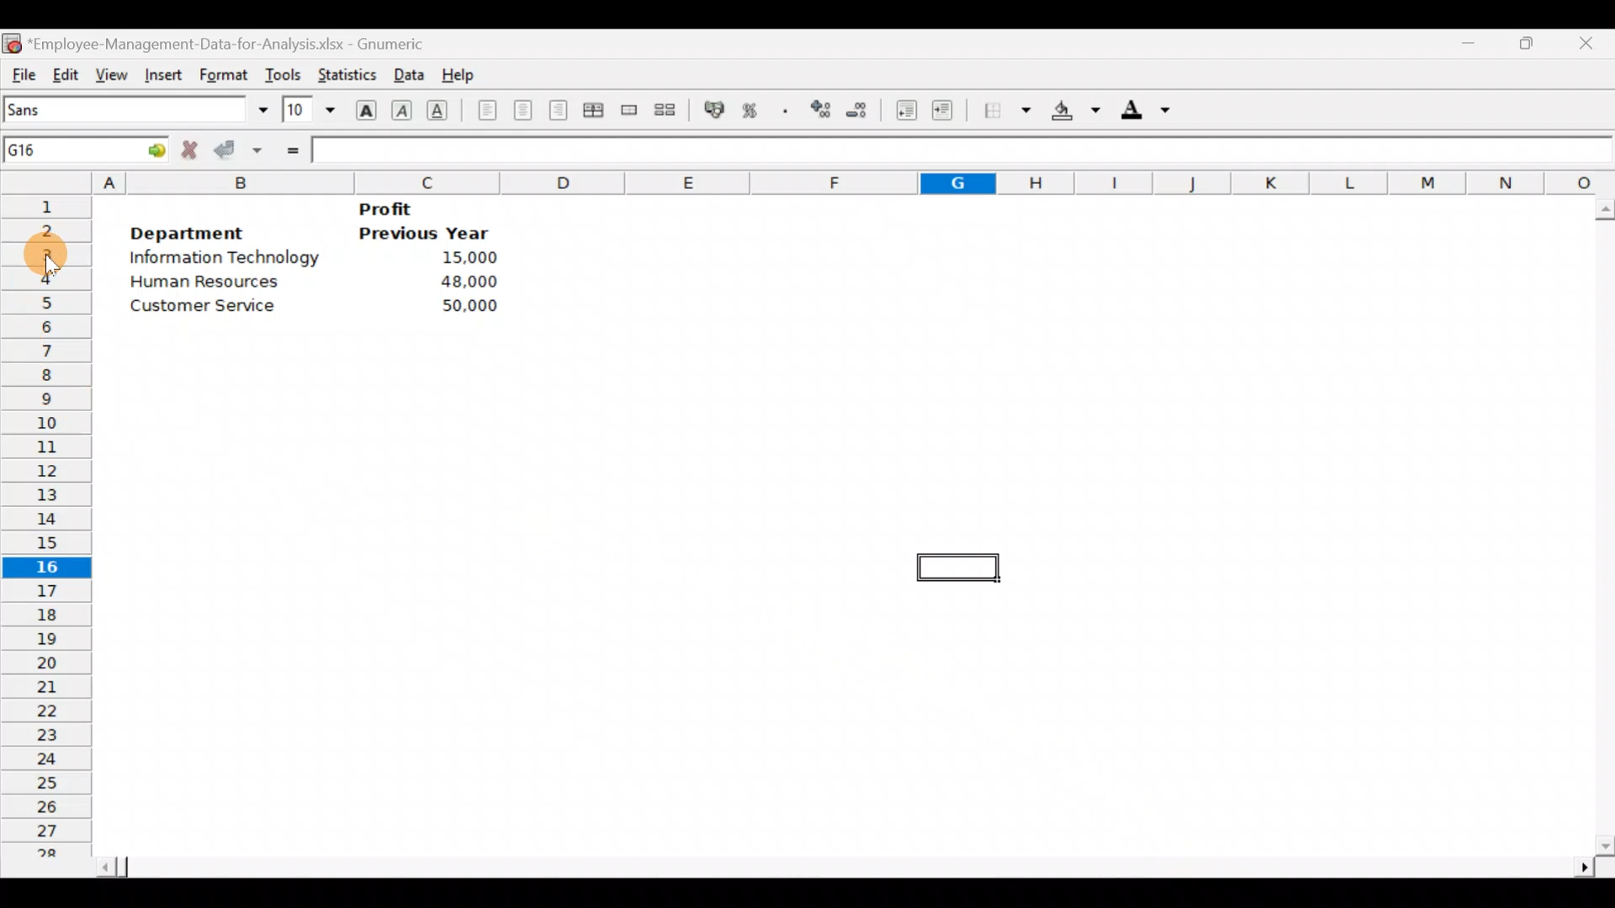 The width and height of the screenshot is (1615, 908). I want to click on Statistics, so click(345, 71).